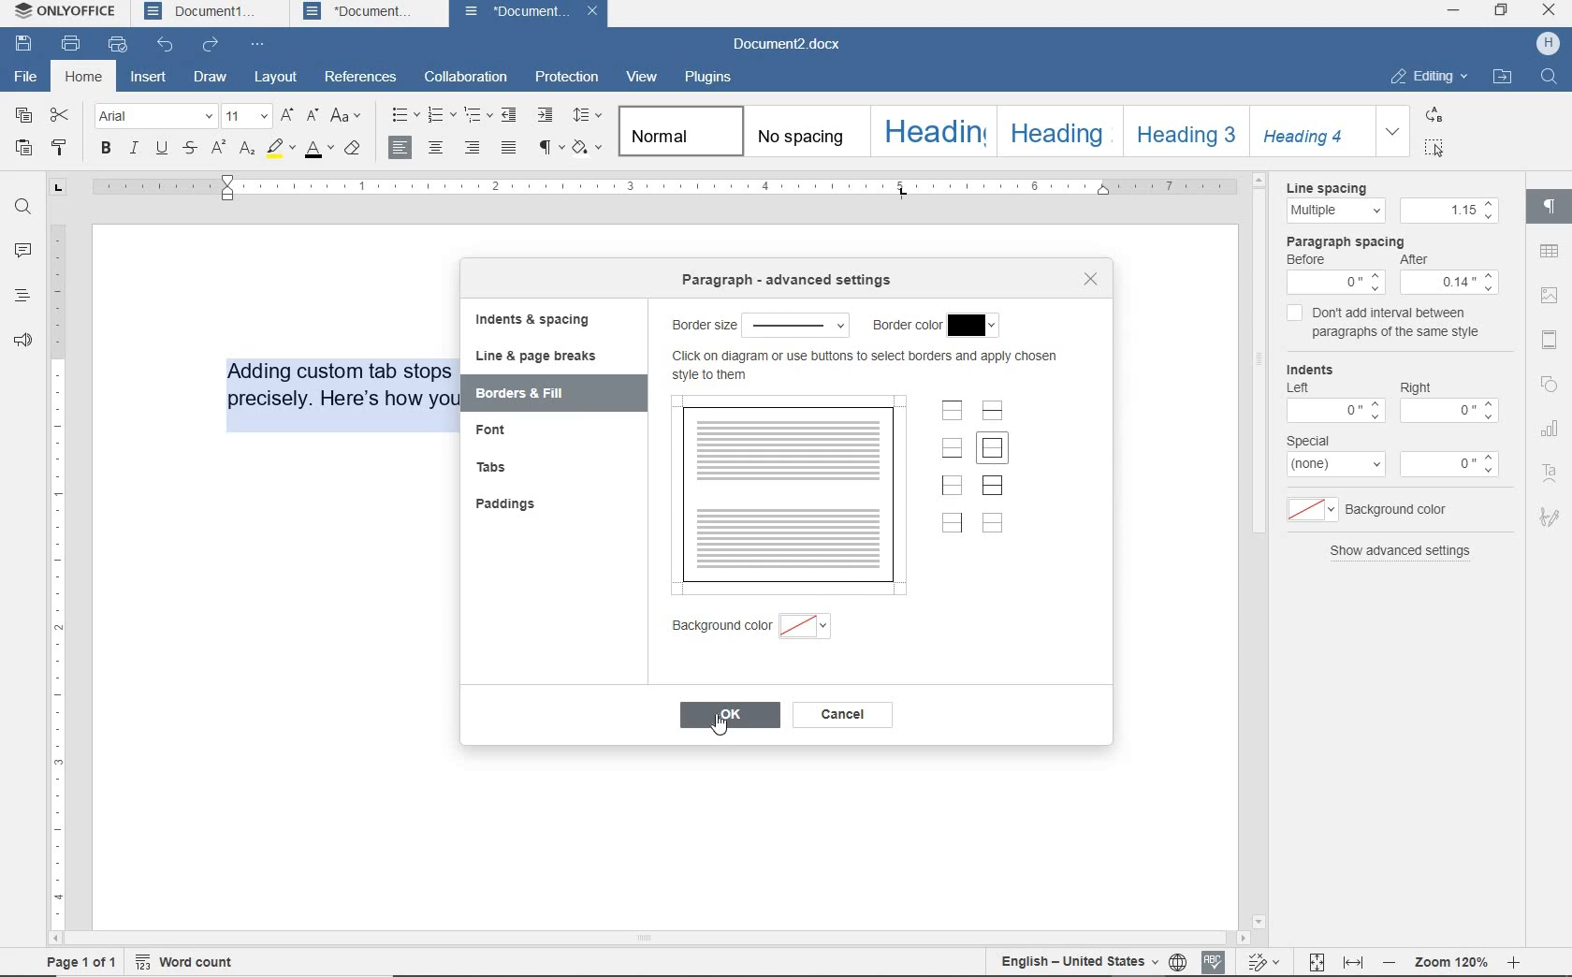  Describe the element at coordinates (1436, 148) in the screenshot. I see `select all` at that location.